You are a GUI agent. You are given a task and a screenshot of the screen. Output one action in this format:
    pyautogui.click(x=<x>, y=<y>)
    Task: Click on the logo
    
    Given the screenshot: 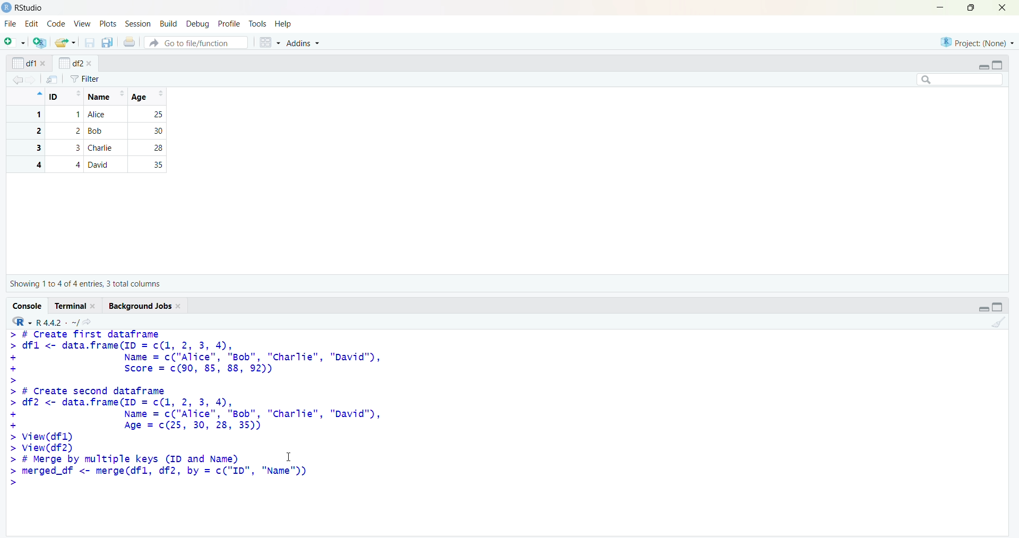 What is the action you would take?
    pyautogui.click(x=7, y=8)
    